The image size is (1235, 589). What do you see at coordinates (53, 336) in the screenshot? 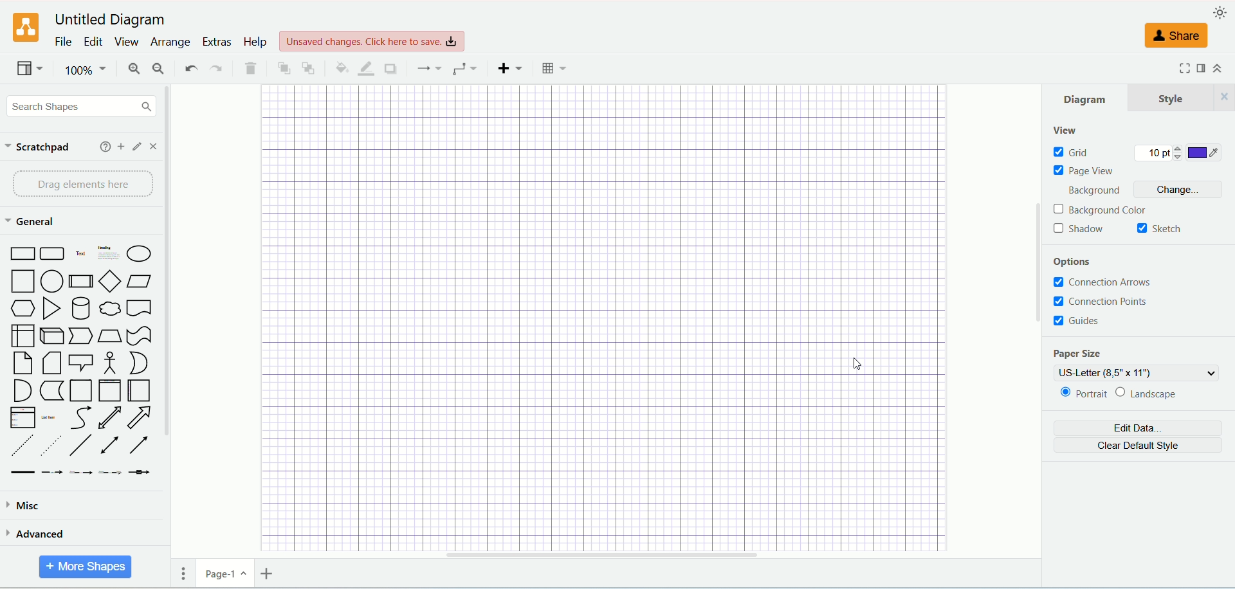
I see `Cube` at bounding box center [53, 336].